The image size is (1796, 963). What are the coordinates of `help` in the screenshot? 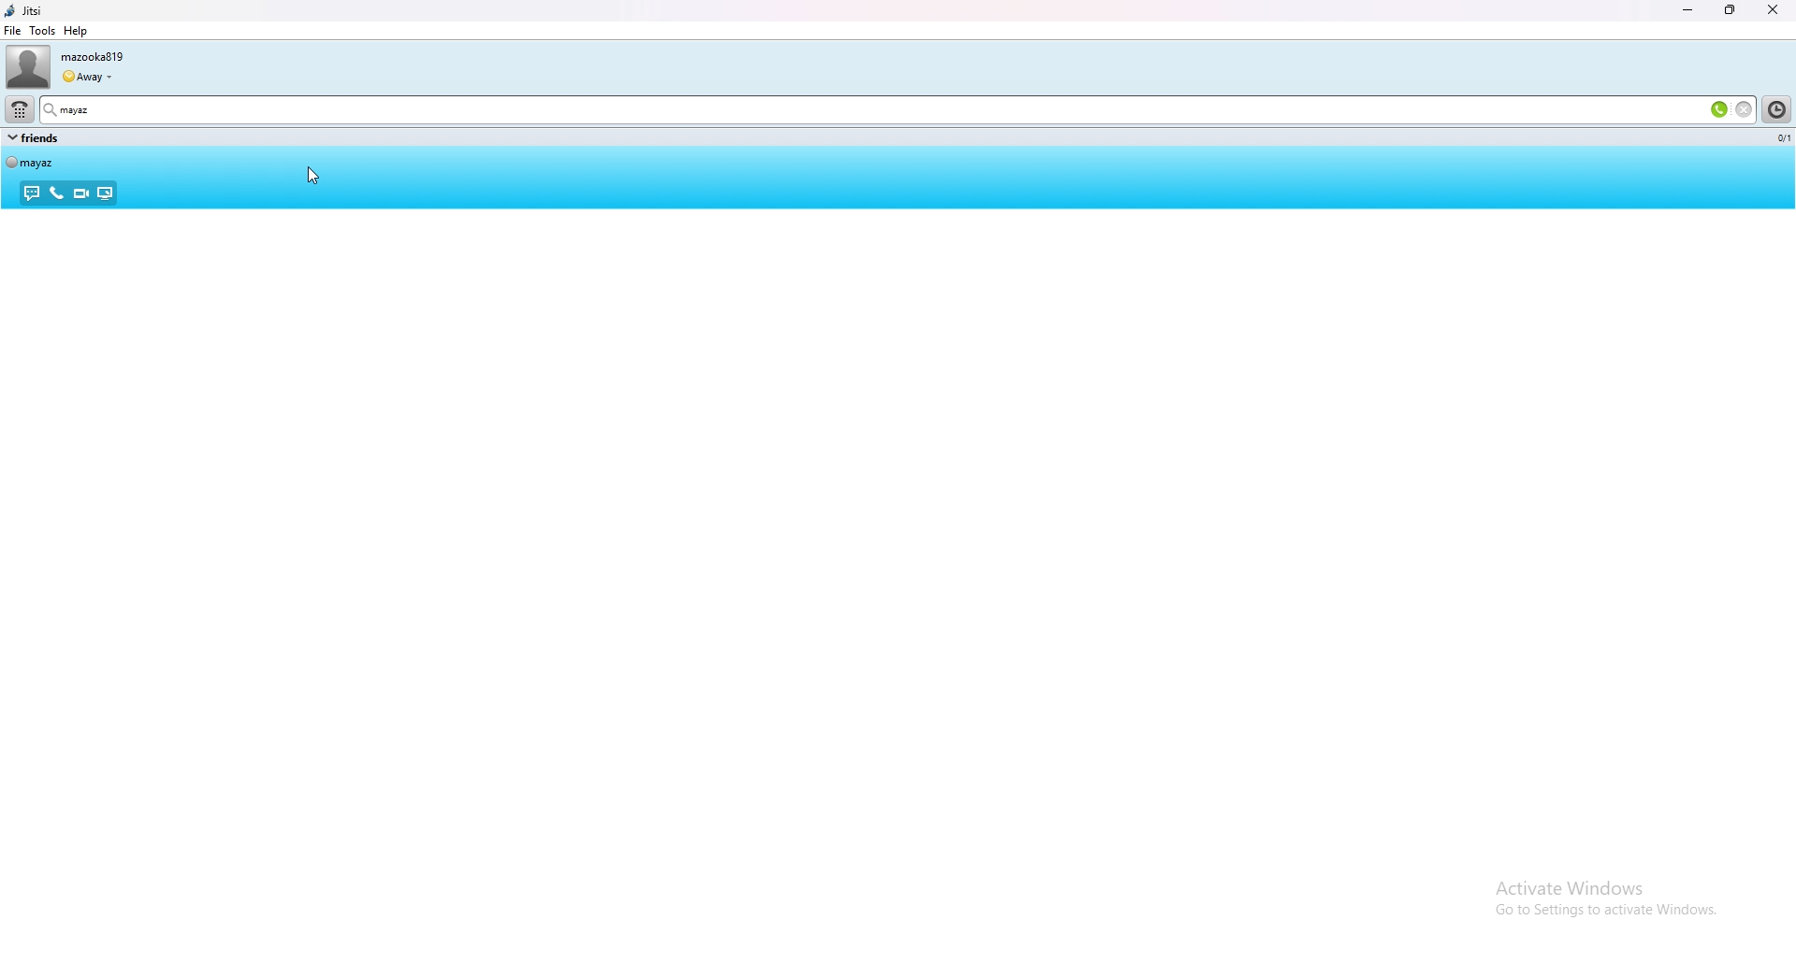 It's located at (76, 31).